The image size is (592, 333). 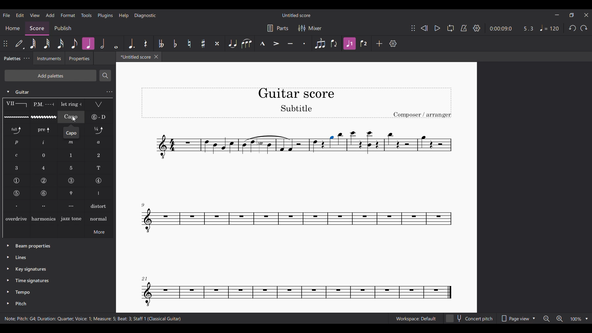 What do you see at coordinates (438, 28) in the screenshot?
I see `Play` at bounding box center [438, 28].